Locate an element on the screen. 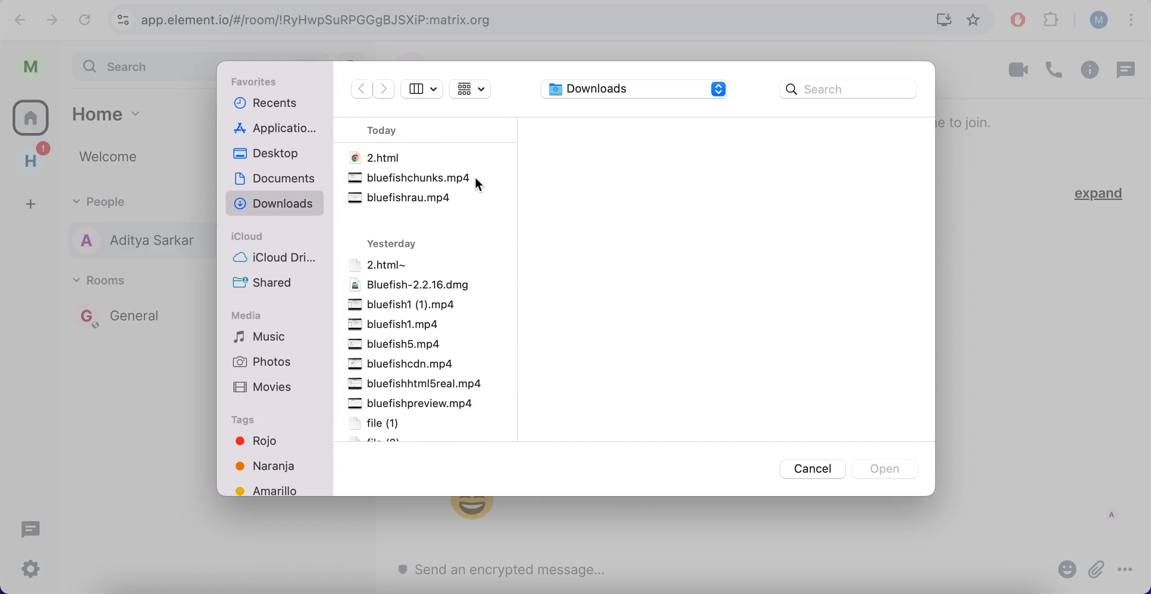  file is located at coordinates (408, 284).